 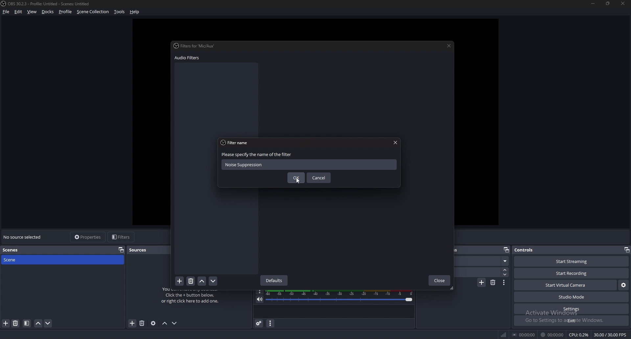 What do you see at coordinates (214, 281) in the screenshot?
I see `move filter down` at bounding box center [214, 281].